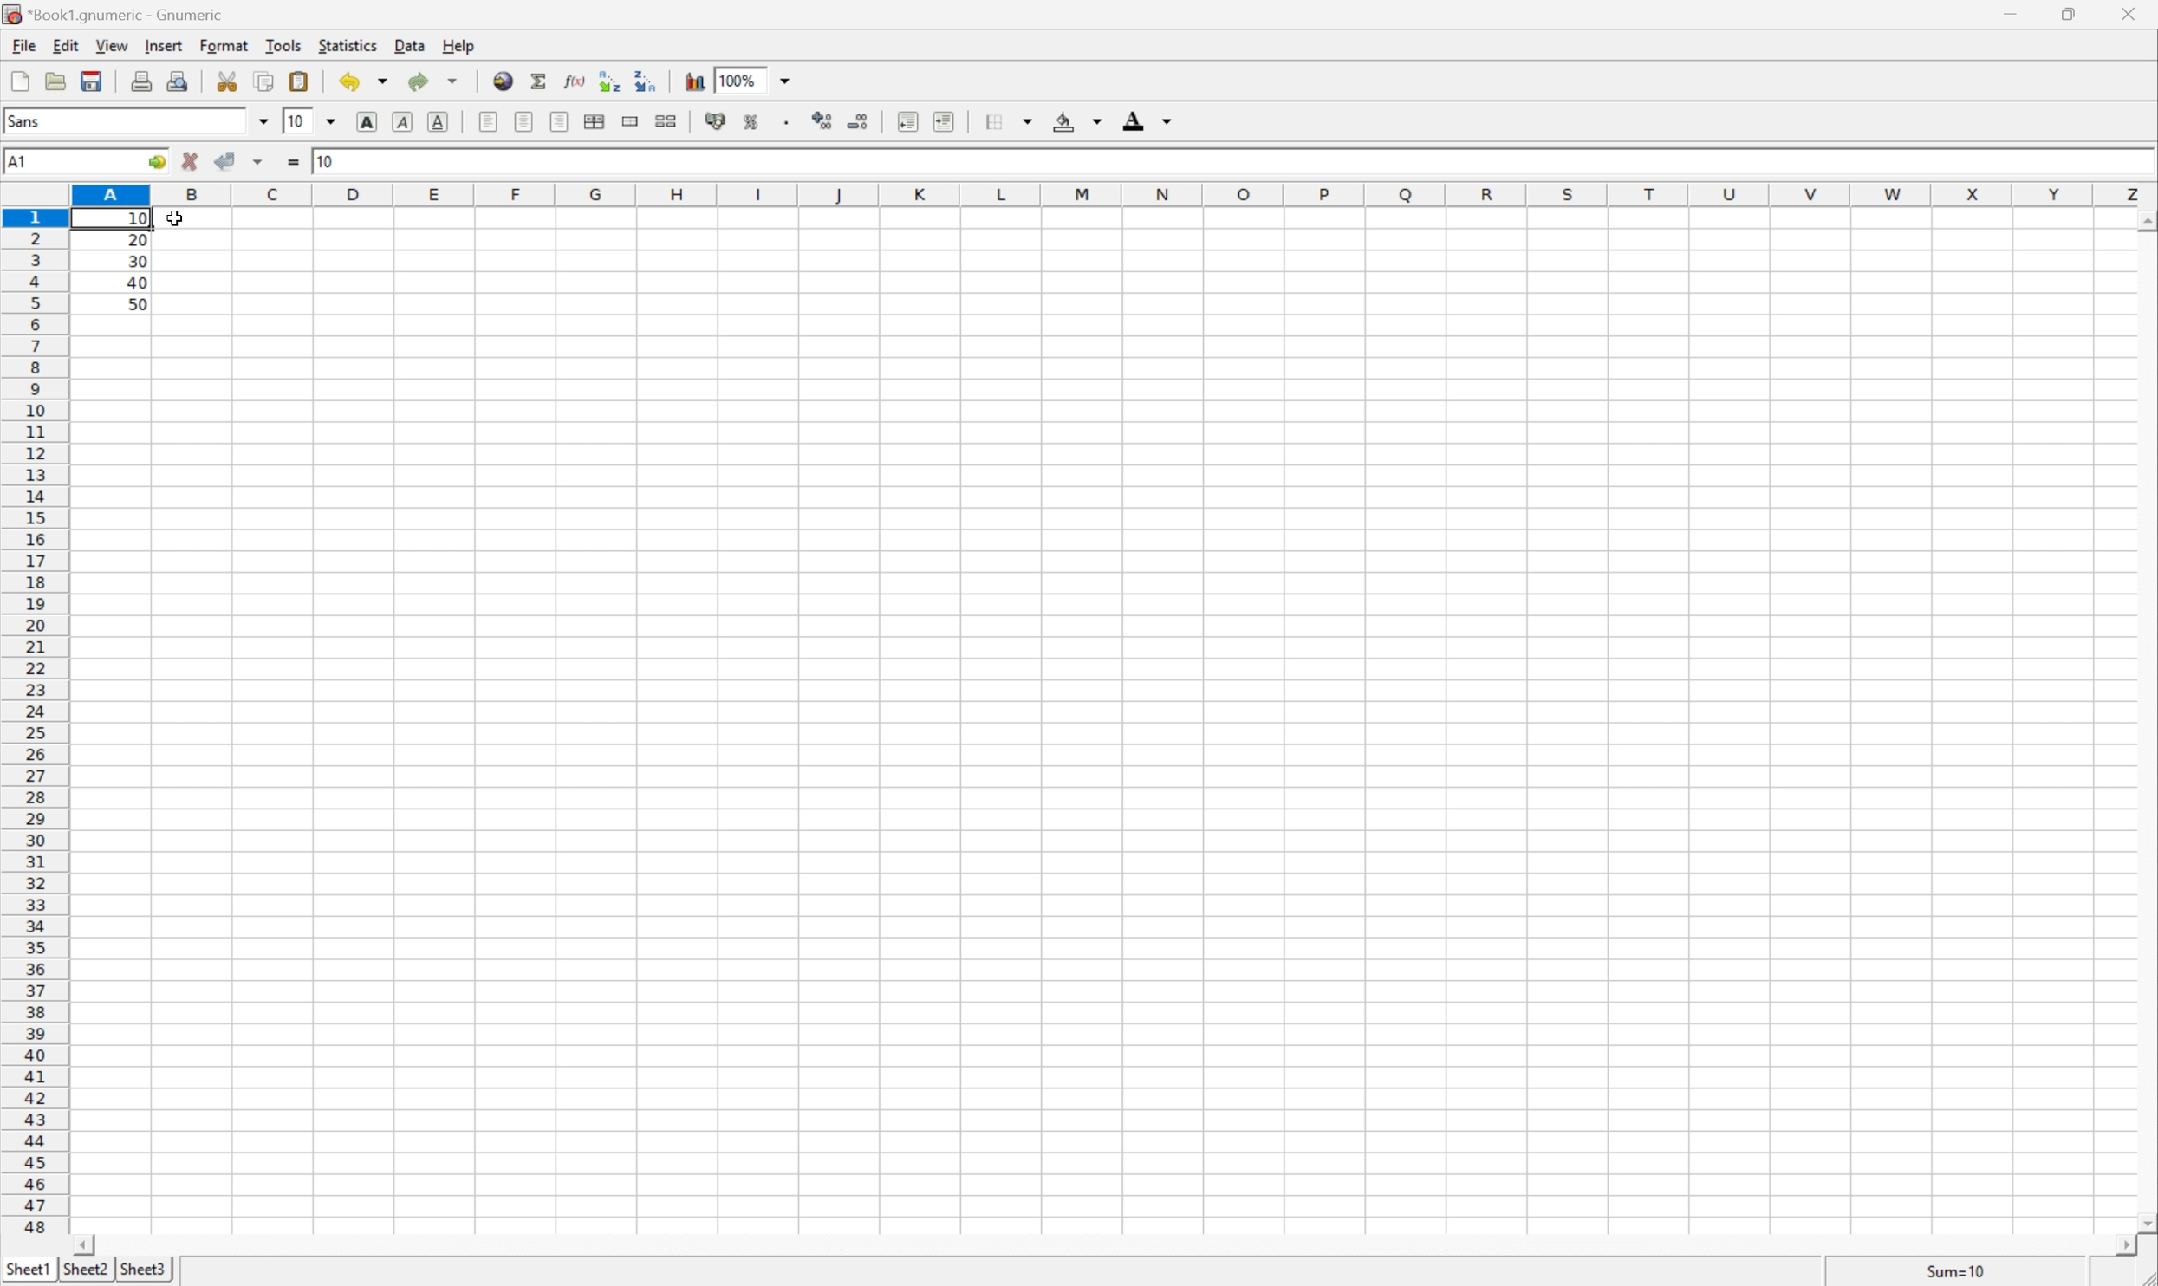 The image size is (2158, 1286). Describe the element at coordinates (1112, 195) in the screenshot. I see `Column names` at that location.